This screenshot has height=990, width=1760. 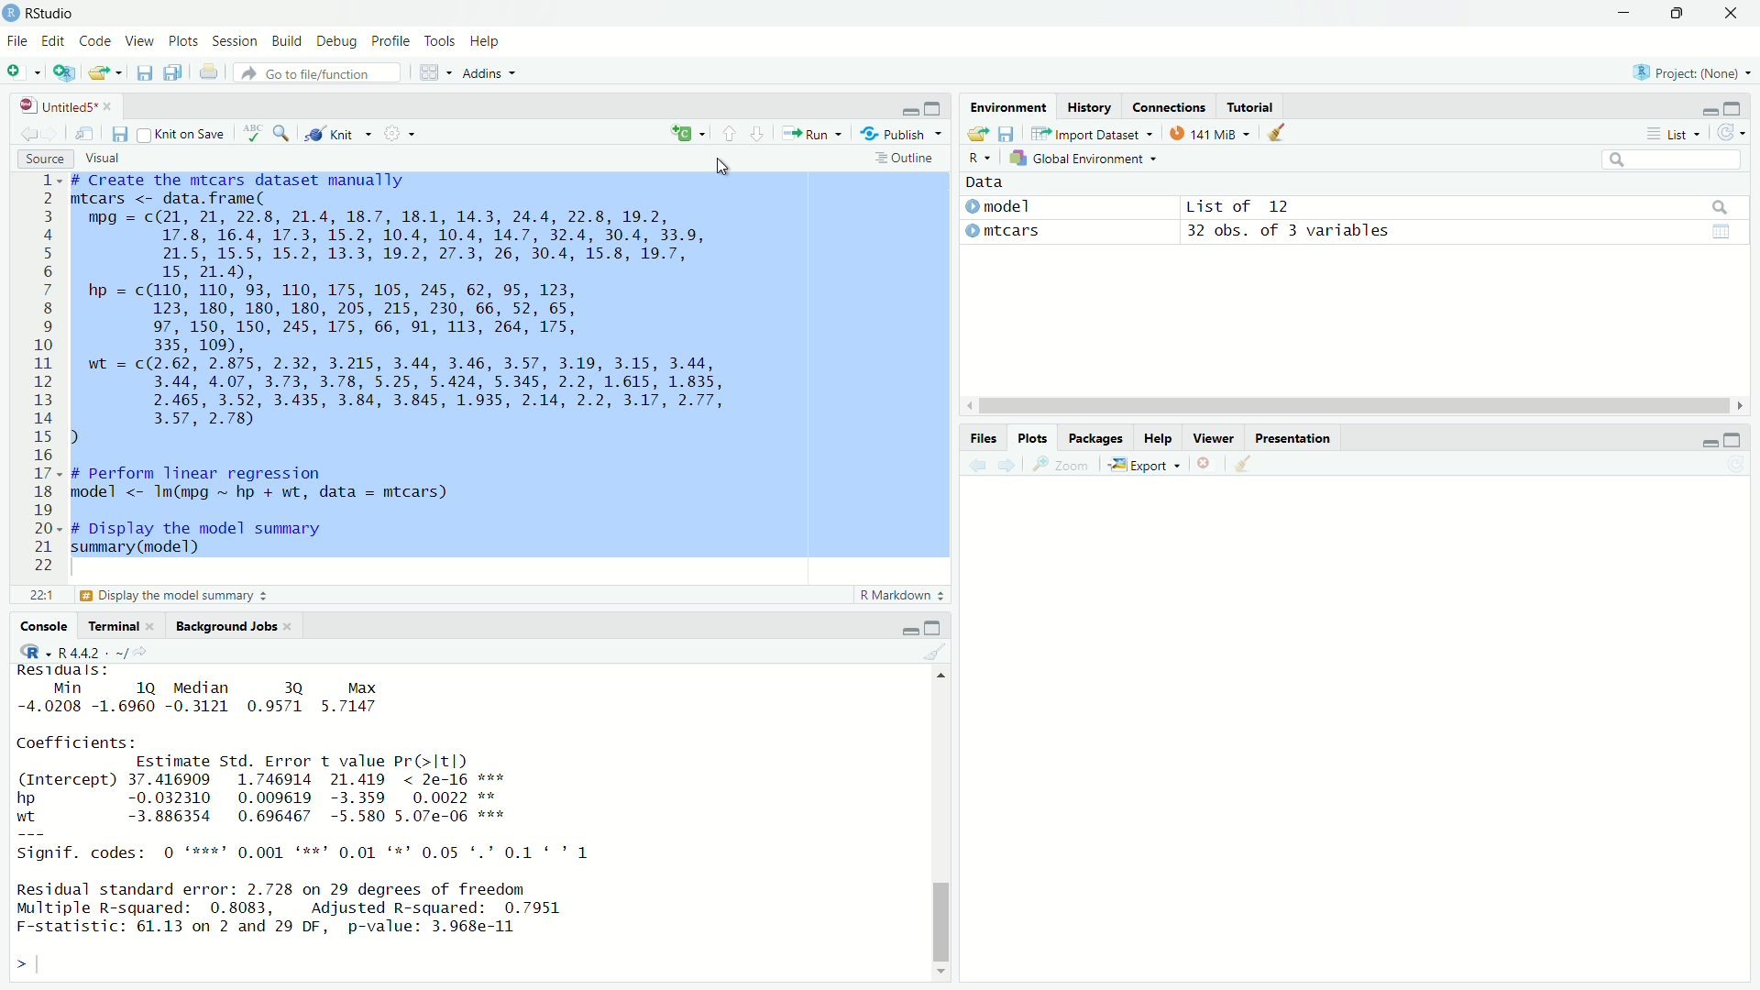 What do you see at coordinates (758, 133) in the screenshot?
I see `go to next section` at bounding box center [758, 133].